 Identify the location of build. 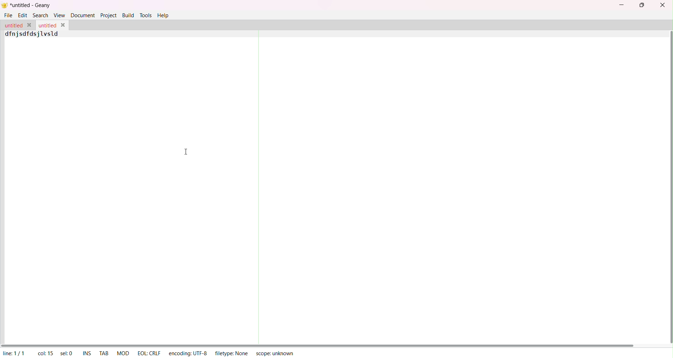
(127, 15).